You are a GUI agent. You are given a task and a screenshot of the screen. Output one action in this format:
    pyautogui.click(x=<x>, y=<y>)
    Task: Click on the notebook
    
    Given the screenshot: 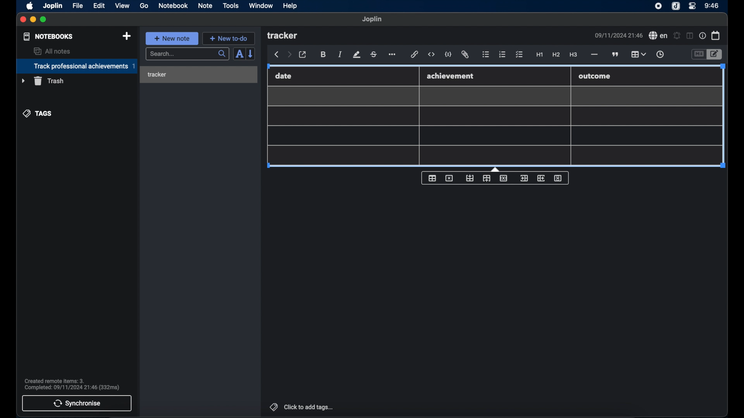 What is the action you would take?
    pyautogui.click(x=173, y=6)
    